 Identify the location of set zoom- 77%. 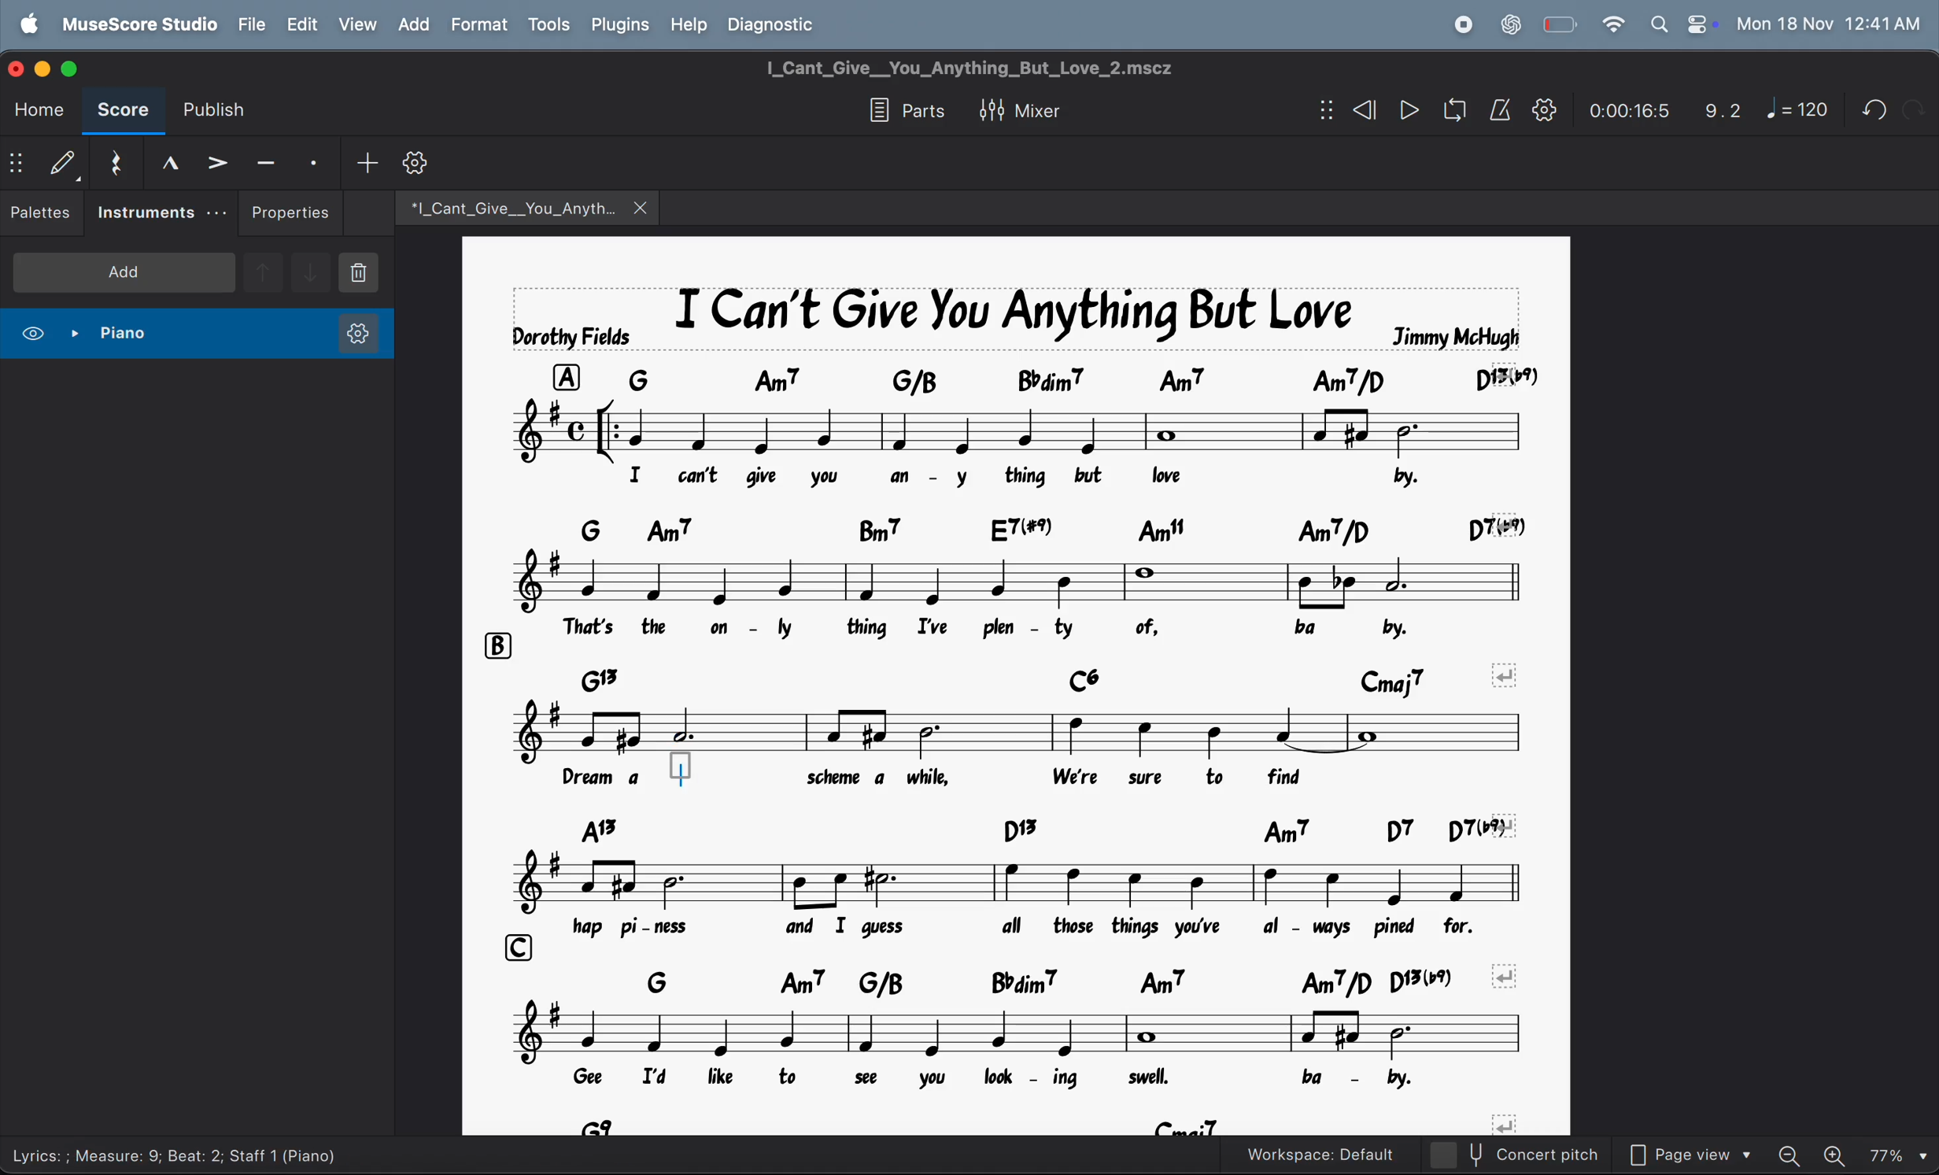
(1900, 1154).